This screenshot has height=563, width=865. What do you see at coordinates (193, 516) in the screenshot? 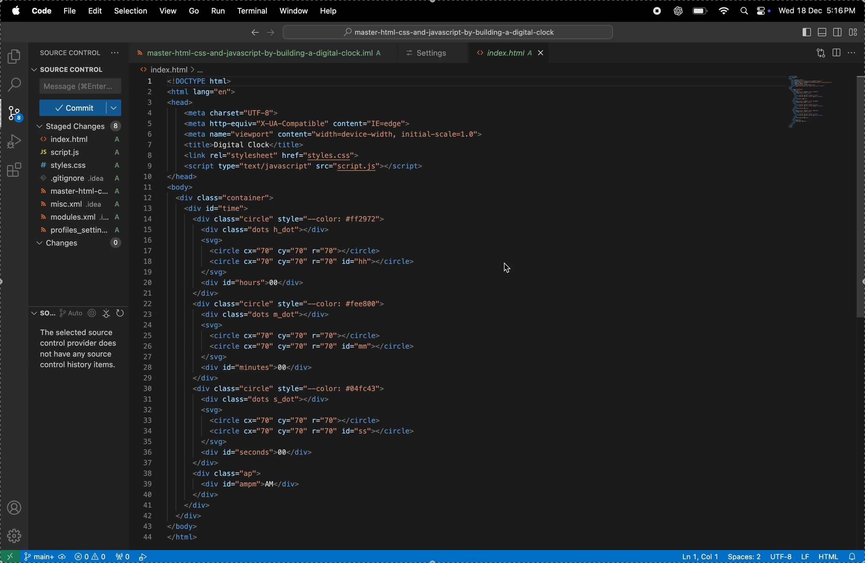
I see `</div>` at bounding box center [193, 516].